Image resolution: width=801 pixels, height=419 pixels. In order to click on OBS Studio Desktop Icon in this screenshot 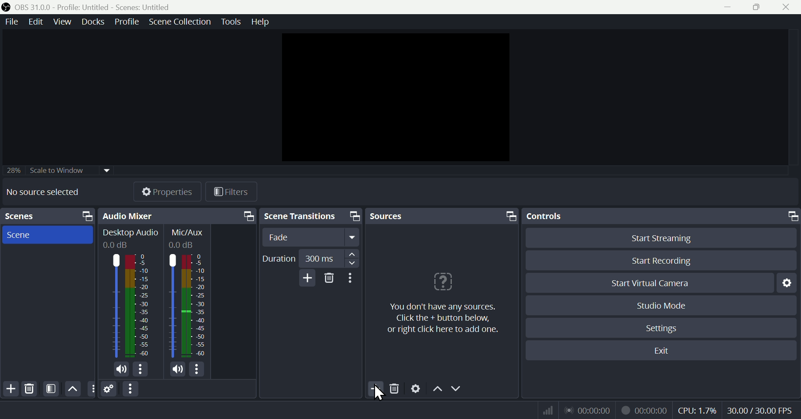, I will do `click(6, 7)`.